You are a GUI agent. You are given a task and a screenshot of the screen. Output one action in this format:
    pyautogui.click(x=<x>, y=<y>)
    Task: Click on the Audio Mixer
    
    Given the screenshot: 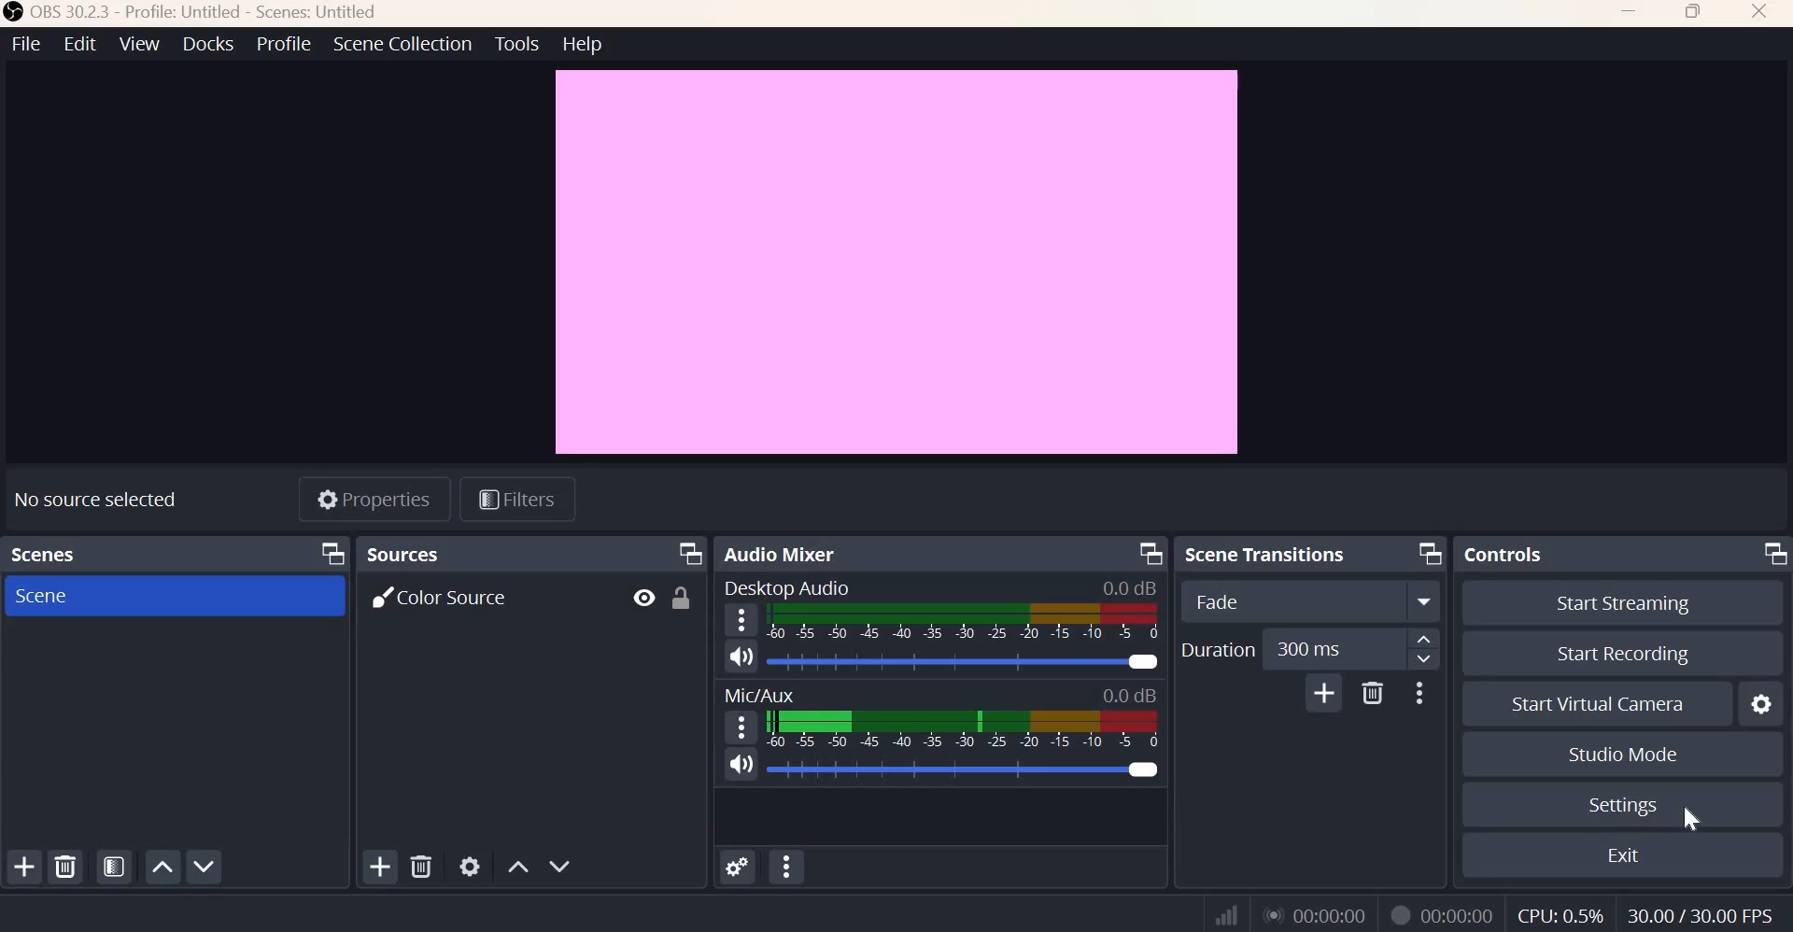 What is the action you would take?
    pyautogui.click(x=780, y=552)
    